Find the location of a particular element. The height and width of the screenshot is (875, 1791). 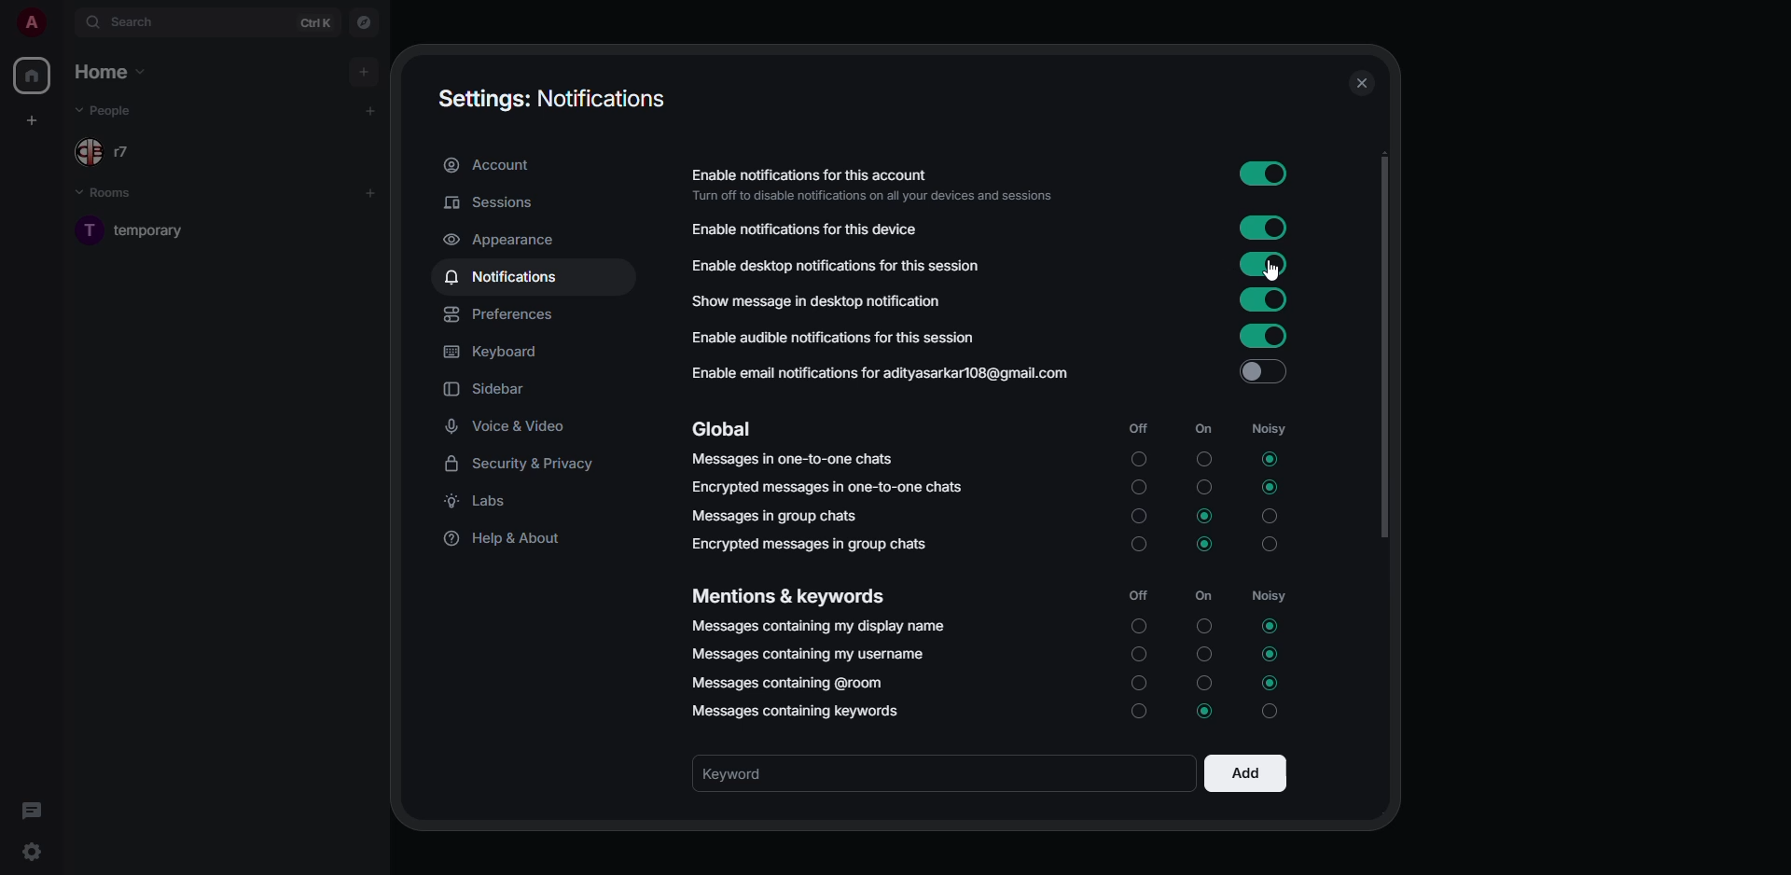

notifications is located at coordinates (505, 275).